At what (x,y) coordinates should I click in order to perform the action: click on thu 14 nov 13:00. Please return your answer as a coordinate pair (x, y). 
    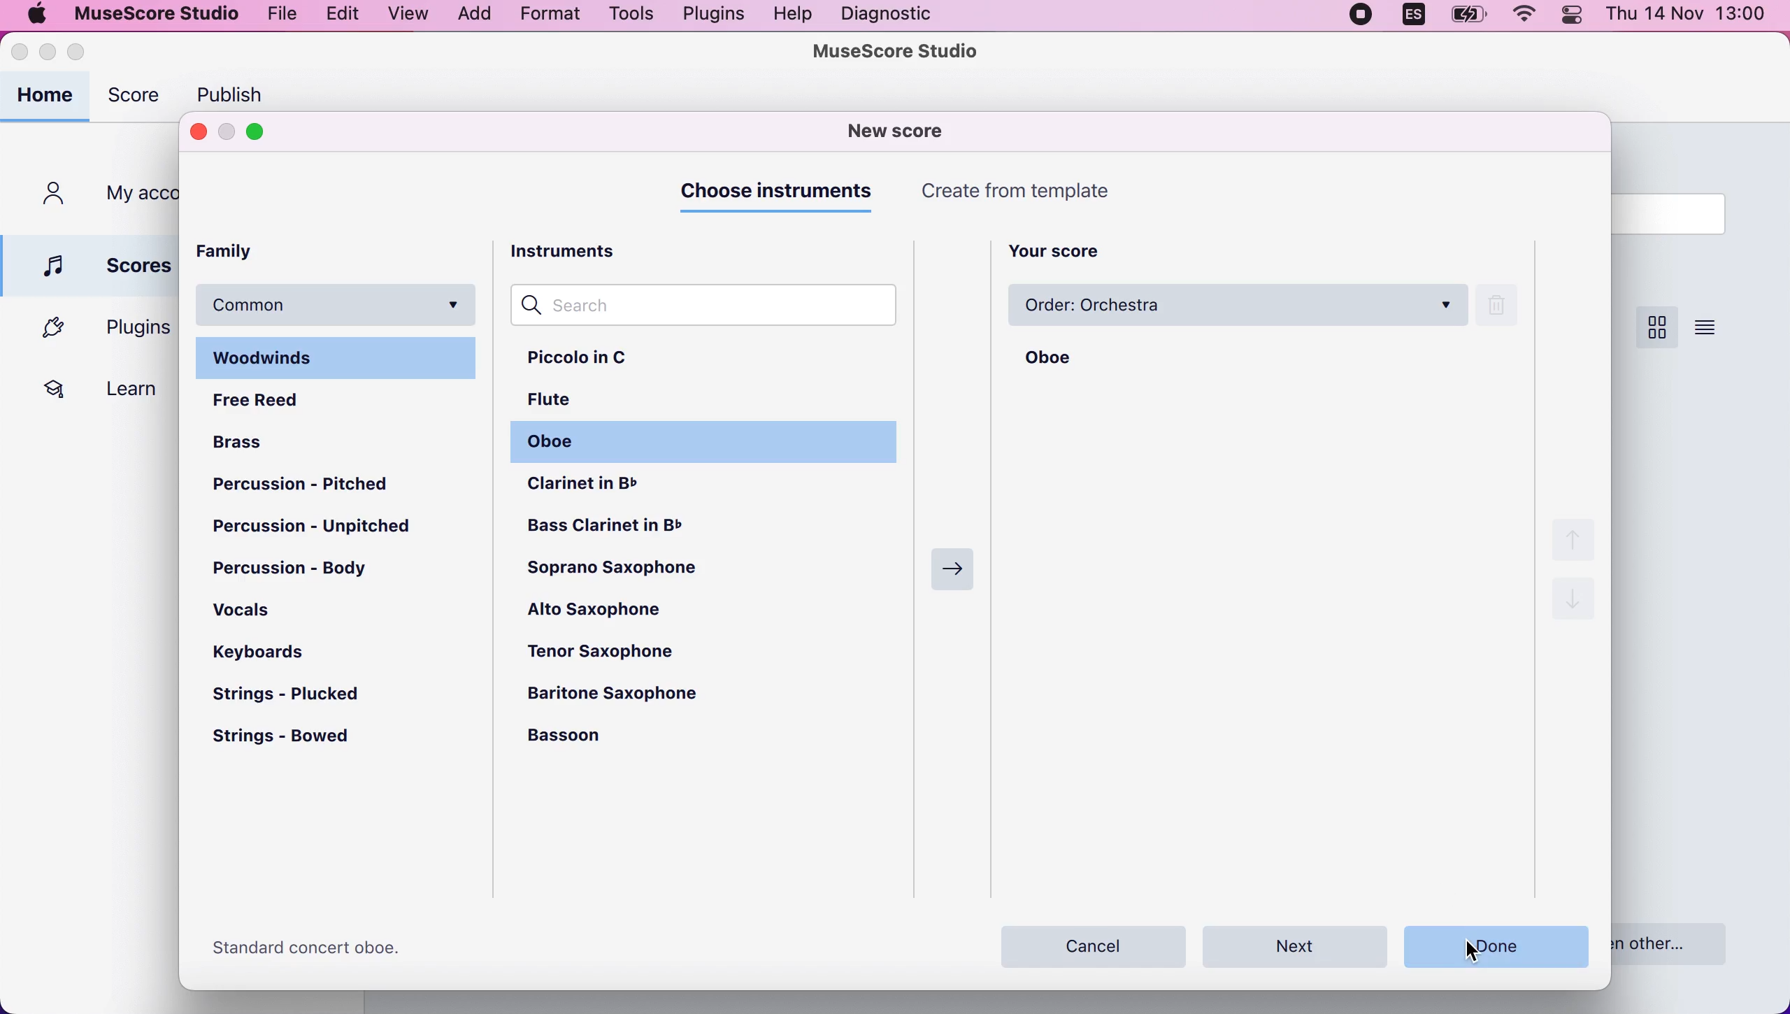
    Looking at the image, I should click on (1688, 16).